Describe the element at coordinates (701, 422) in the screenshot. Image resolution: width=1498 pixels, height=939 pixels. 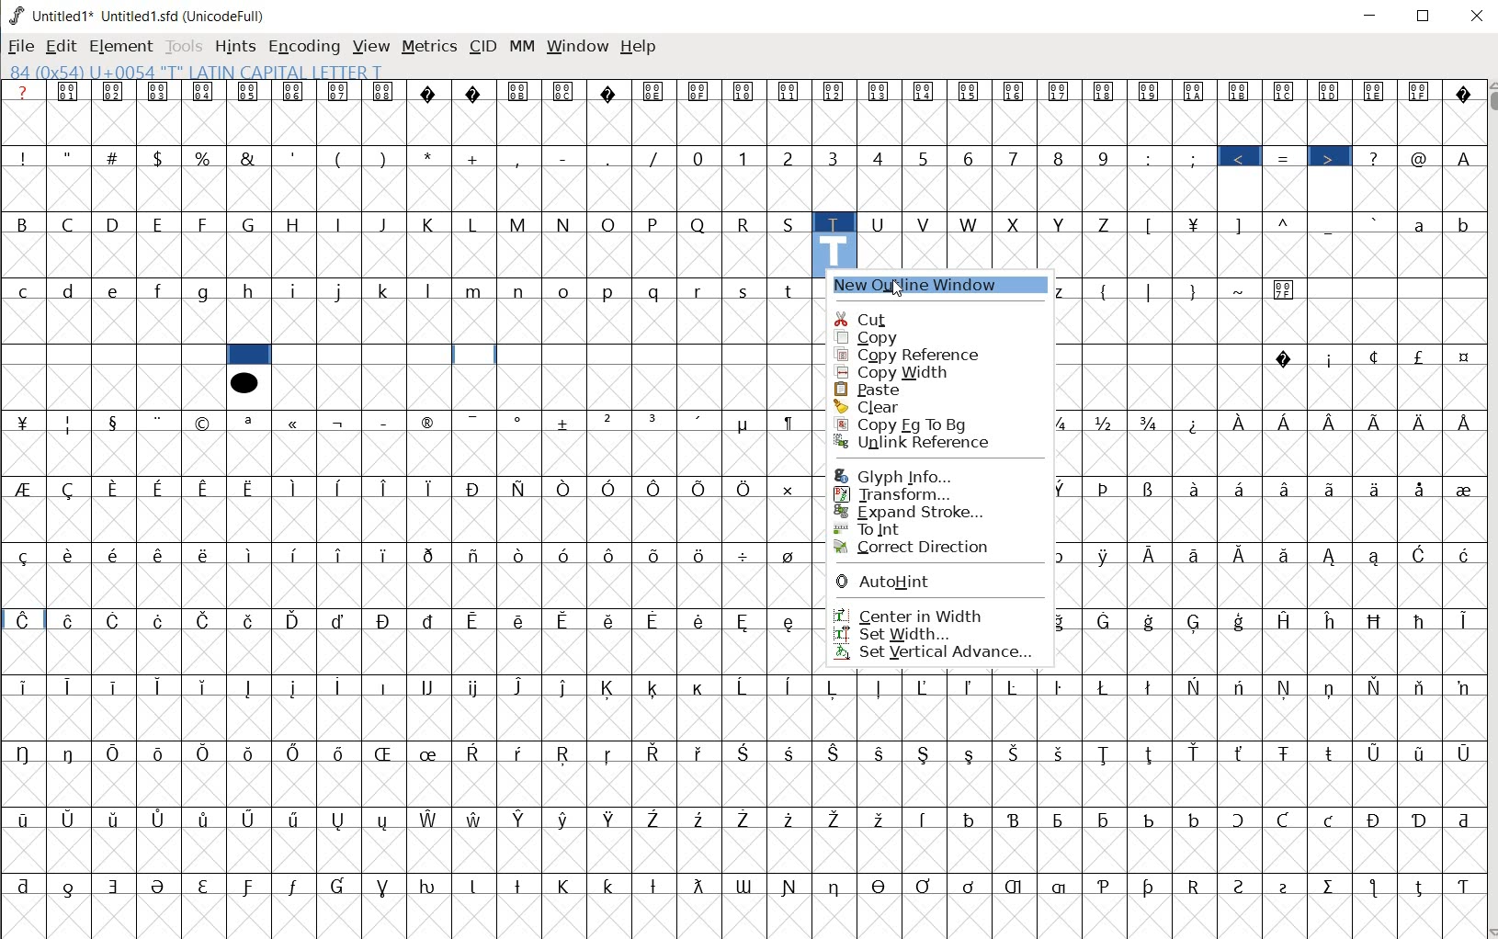
I see `Symbol` at that location.